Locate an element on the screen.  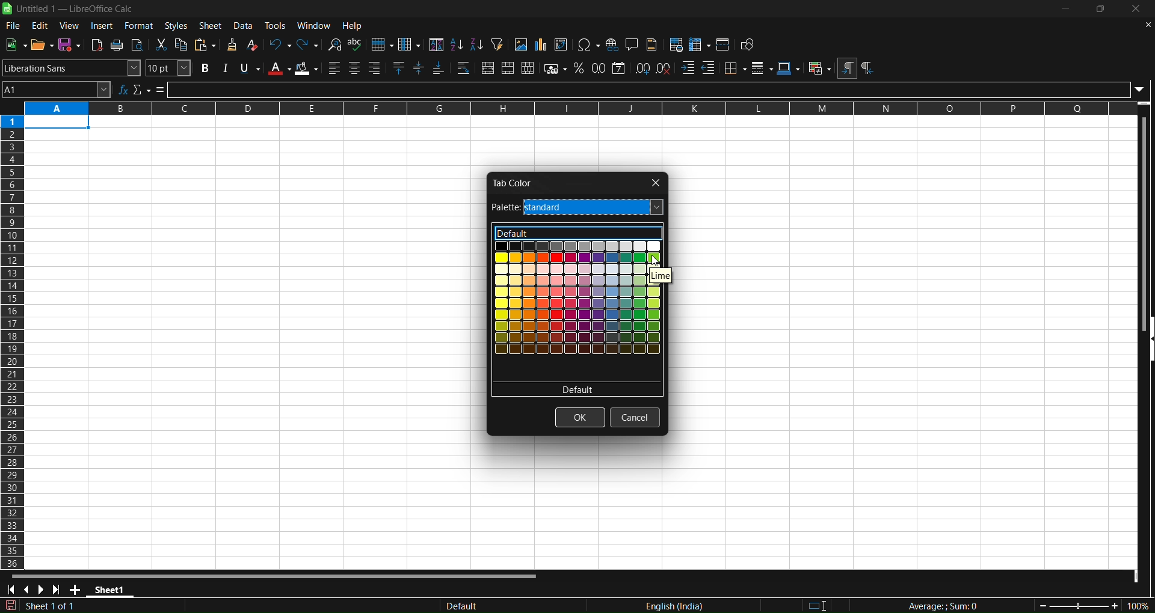
styles is located at coordinates (176, 25).